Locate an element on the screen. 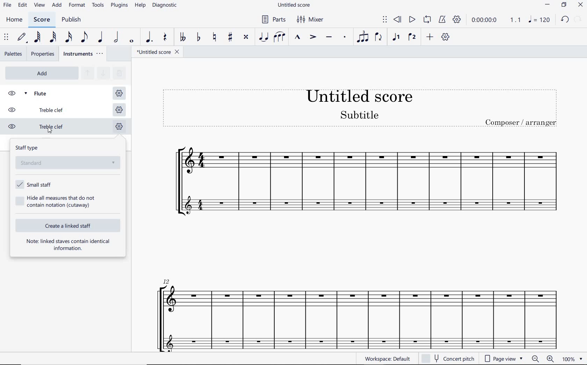 The width and height of the screenshot is (587, 365). file name is located at coordinates (158, 52).